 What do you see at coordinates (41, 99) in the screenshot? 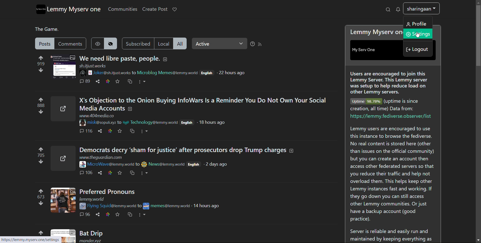
I see `upvotes` at bounding box center [41, 99].